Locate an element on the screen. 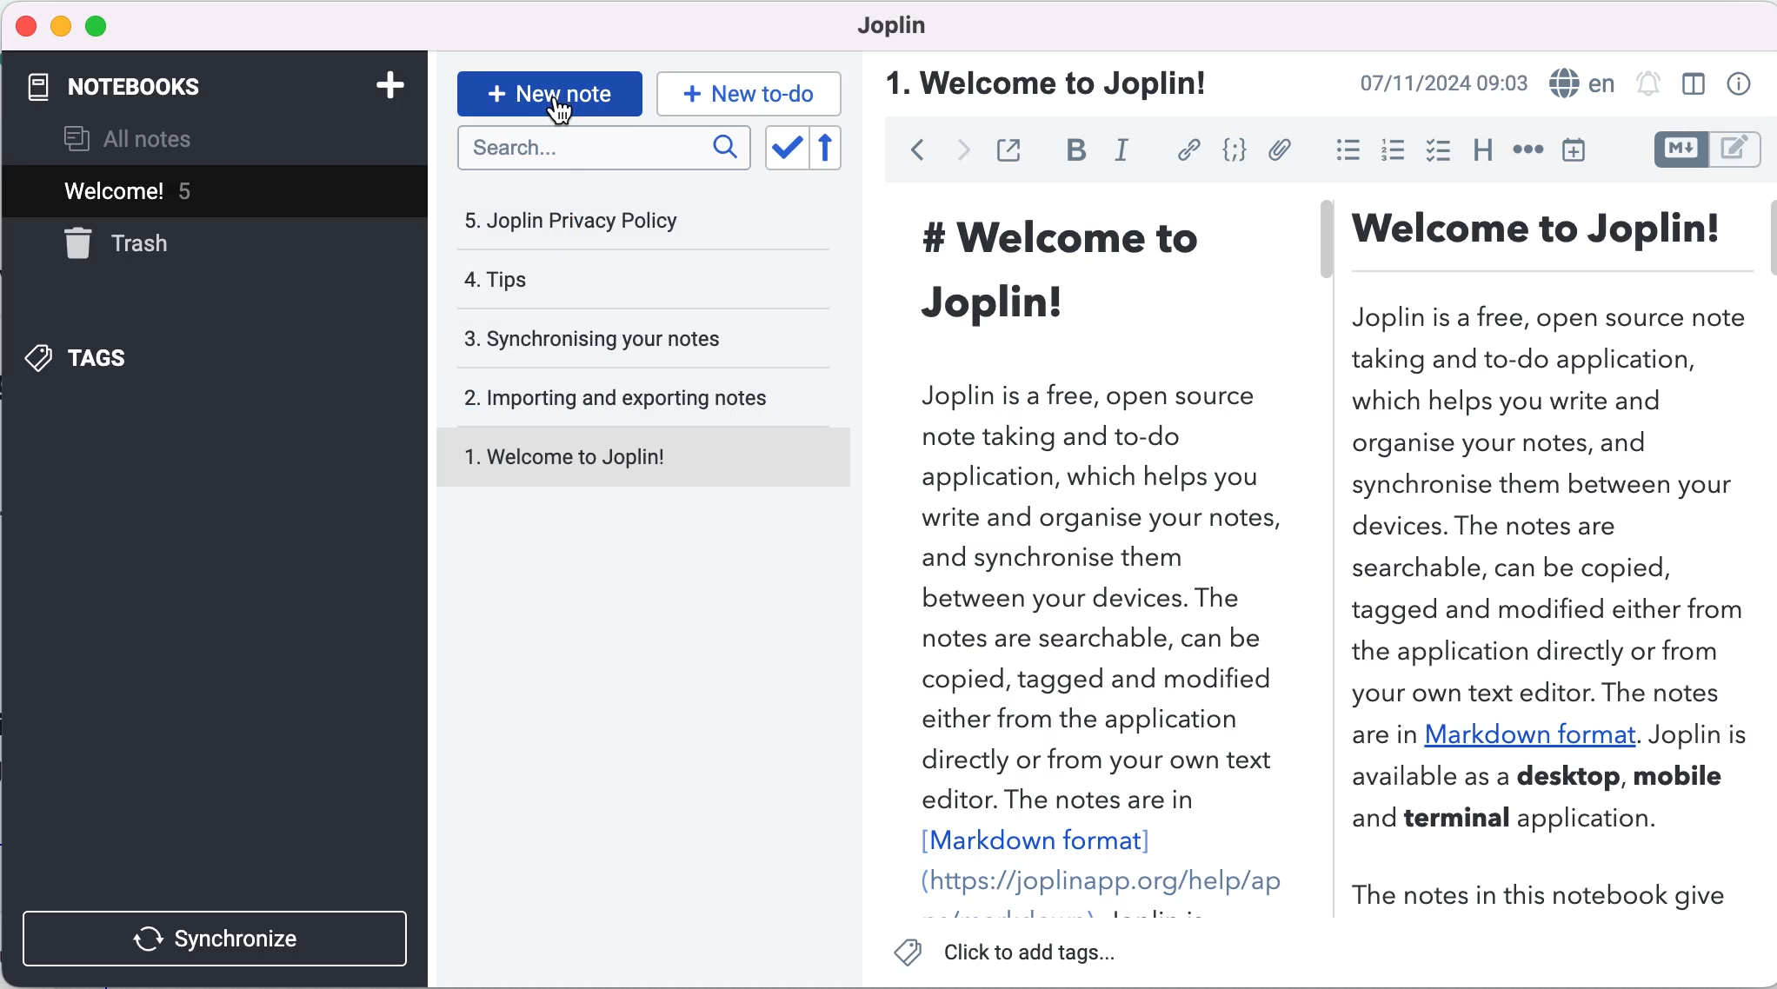 Image resolution: width=1777 pixels, height=989 pixels. language is located at coordinates (1581, 84).